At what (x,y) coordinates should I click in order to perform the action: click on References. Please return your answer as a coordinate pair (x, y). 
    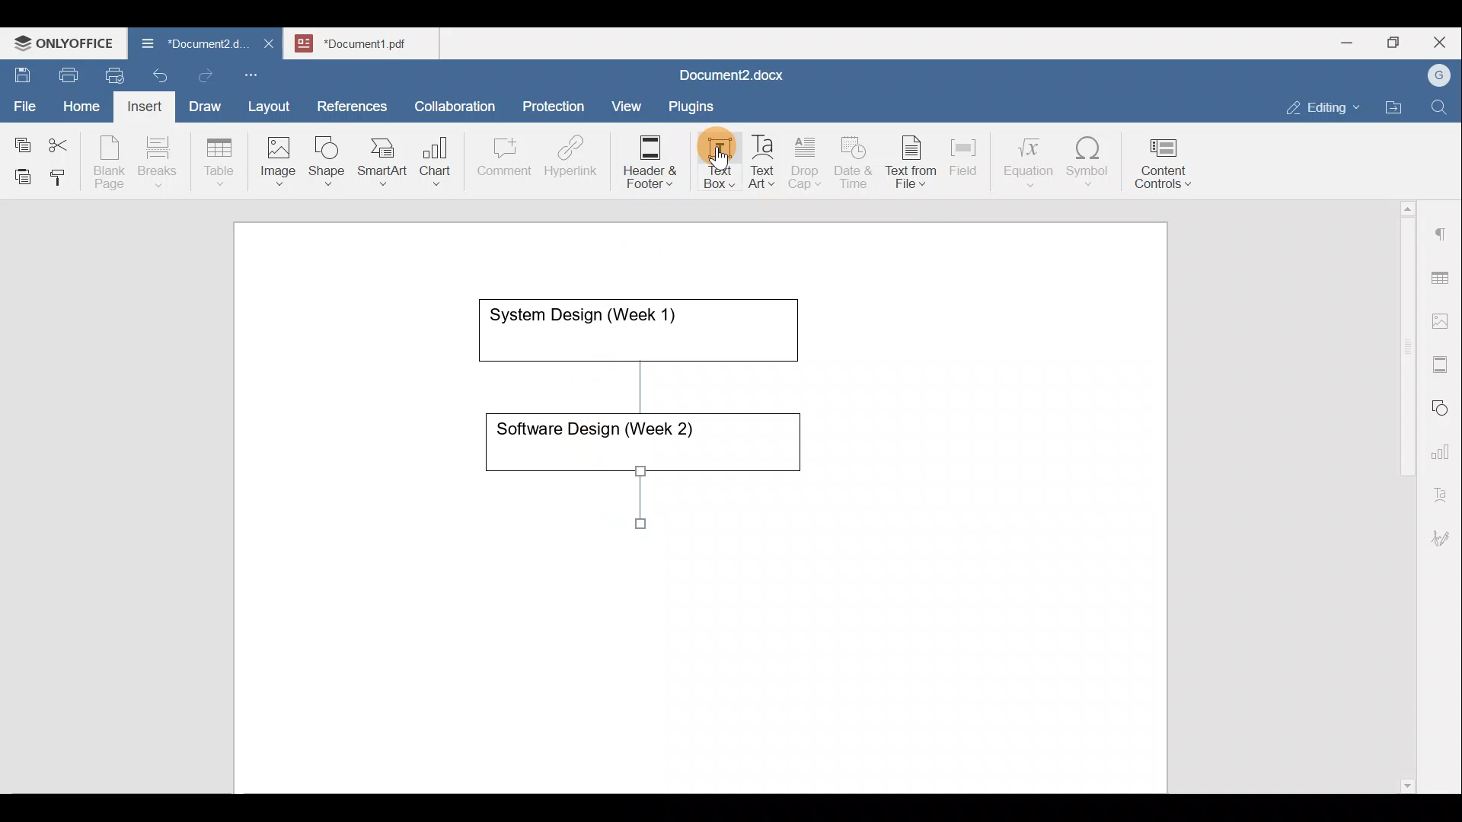
    Looking at the image, I should click on (351, 104).